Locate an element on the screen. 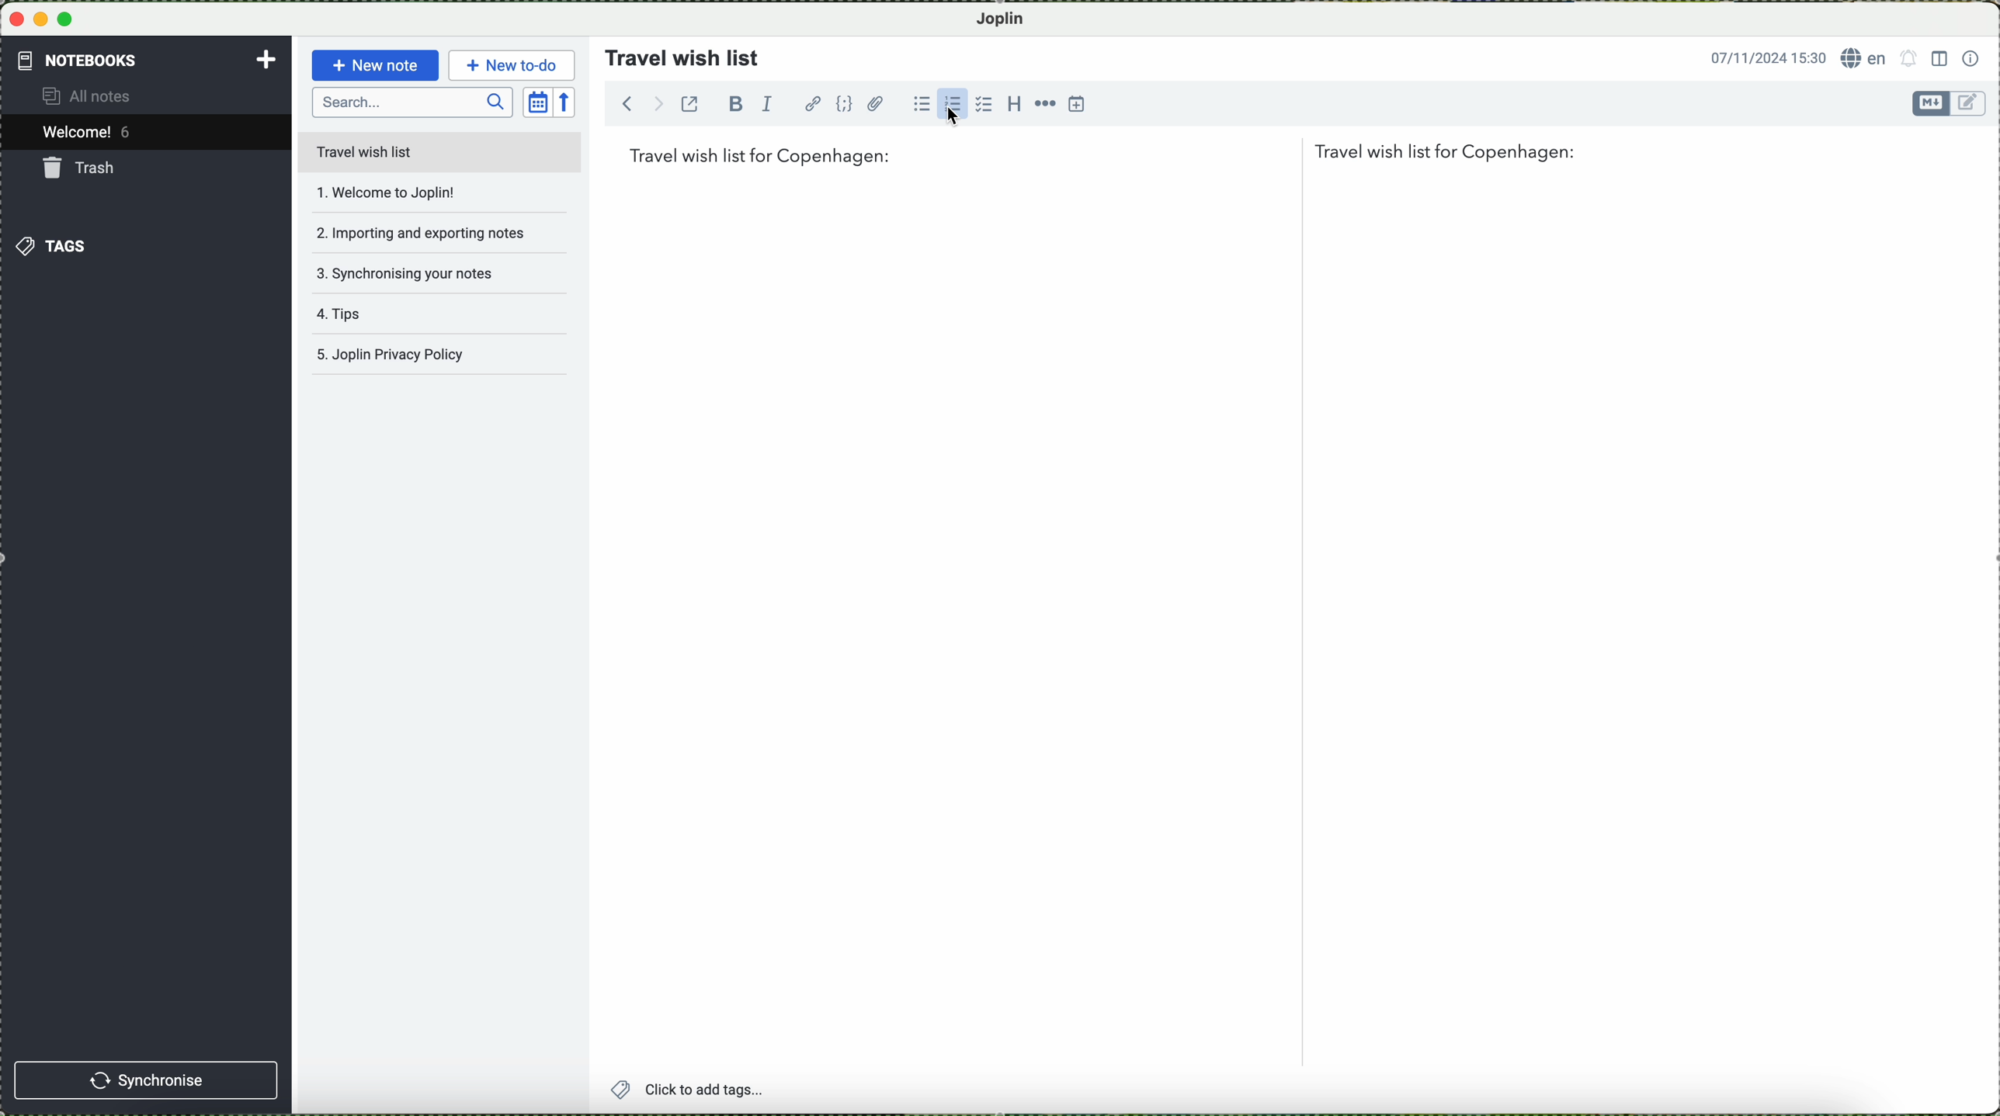  cursor is located at coordinates (944, 114).